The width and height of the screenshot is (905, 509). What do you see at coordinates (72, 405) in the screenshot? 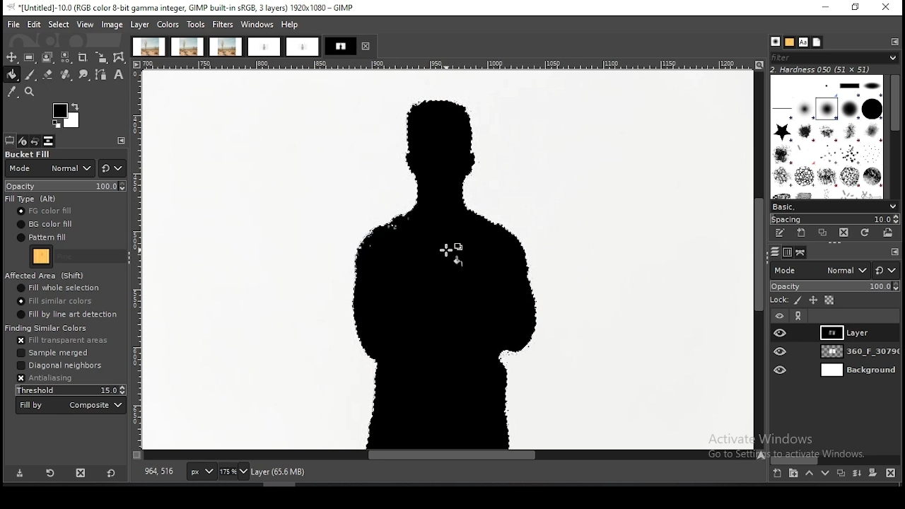
I see `fill by` at bounding box center [72, 405].